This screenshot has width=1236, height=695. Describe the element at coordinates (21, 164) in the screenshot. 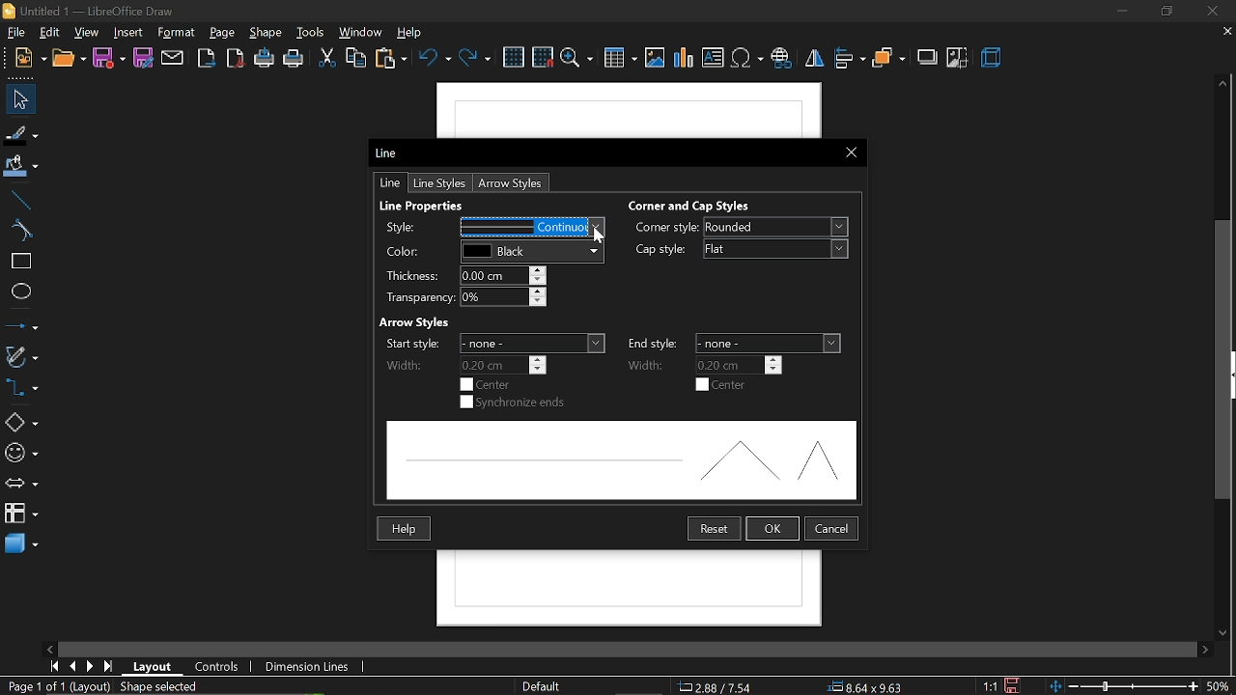

I see `fill color` at that location.